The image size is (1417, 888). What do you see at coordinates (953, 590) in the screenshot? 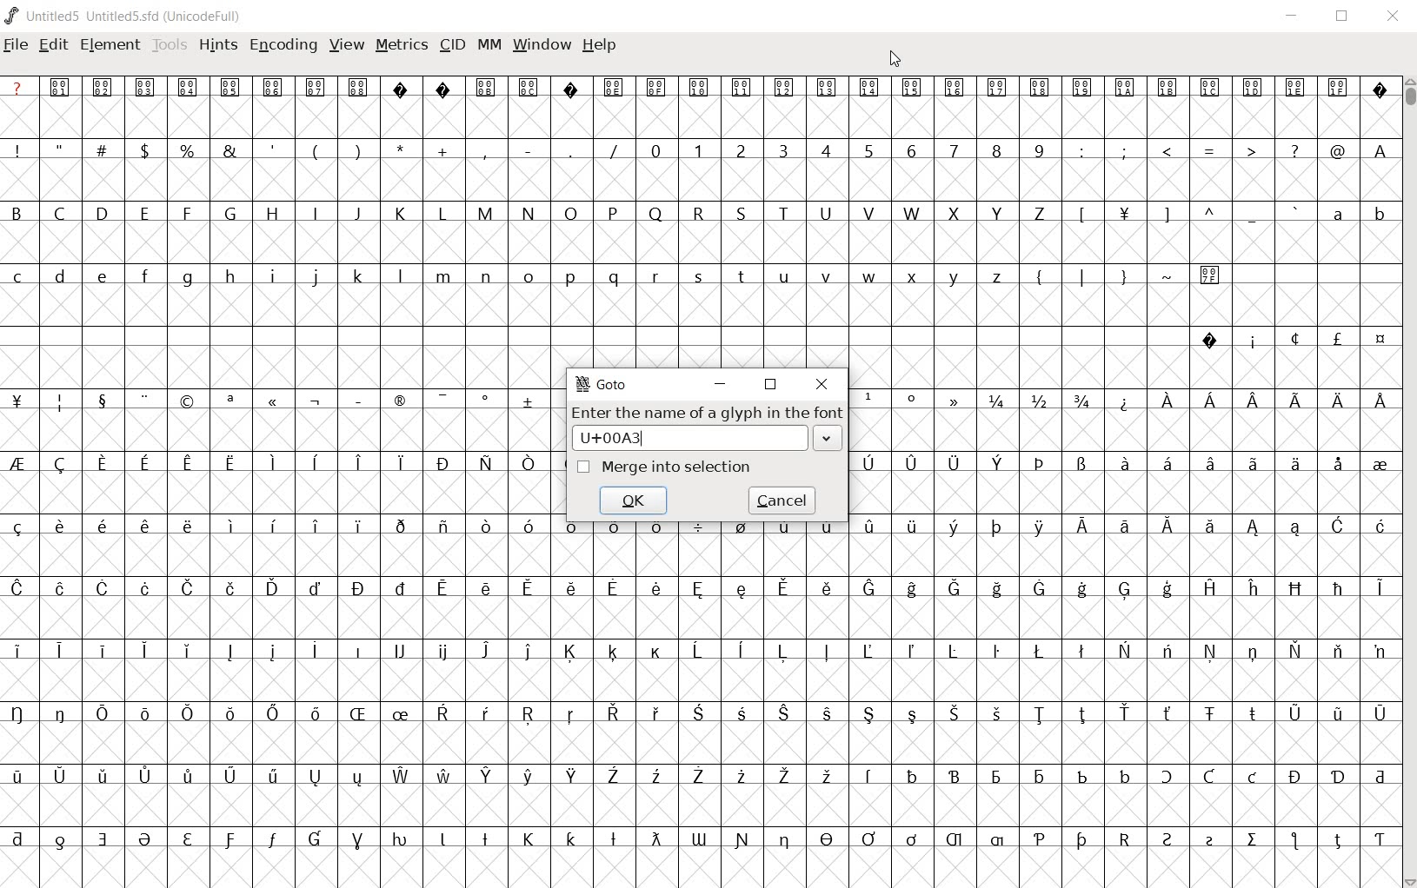
I see `Symbol` at bounding box center [953, 590].